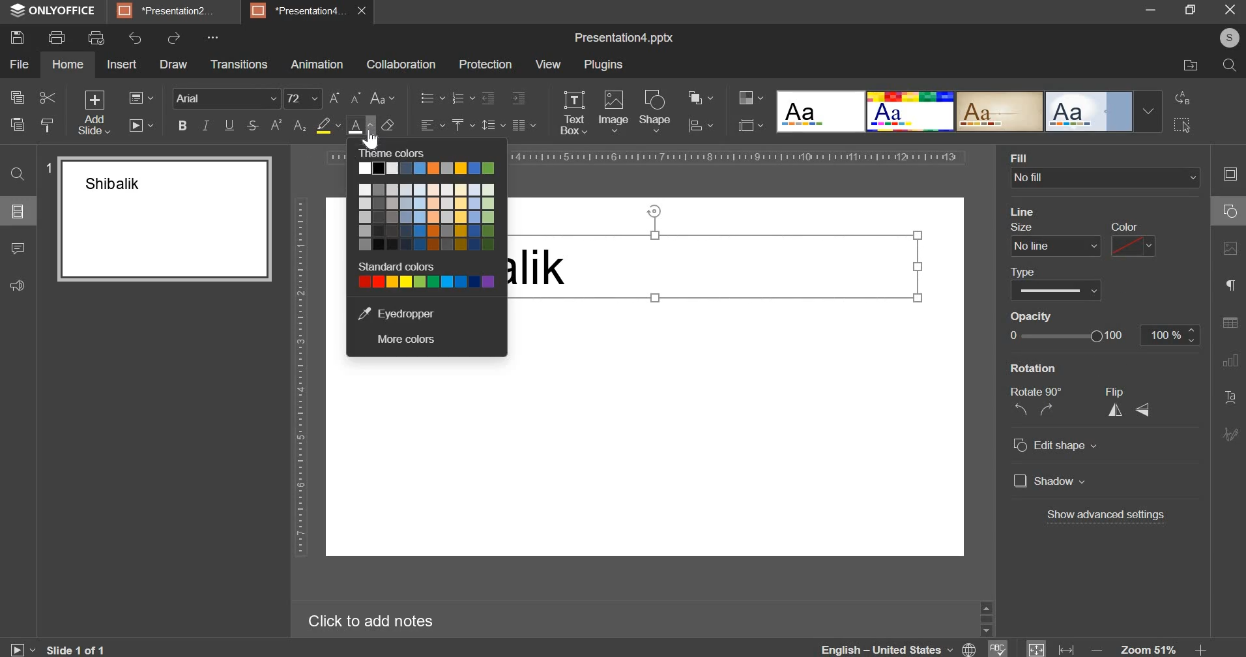  What do you see at coordinates (360, 126) in the screenshot?
I see `text color` at bounding box center [360, 126].